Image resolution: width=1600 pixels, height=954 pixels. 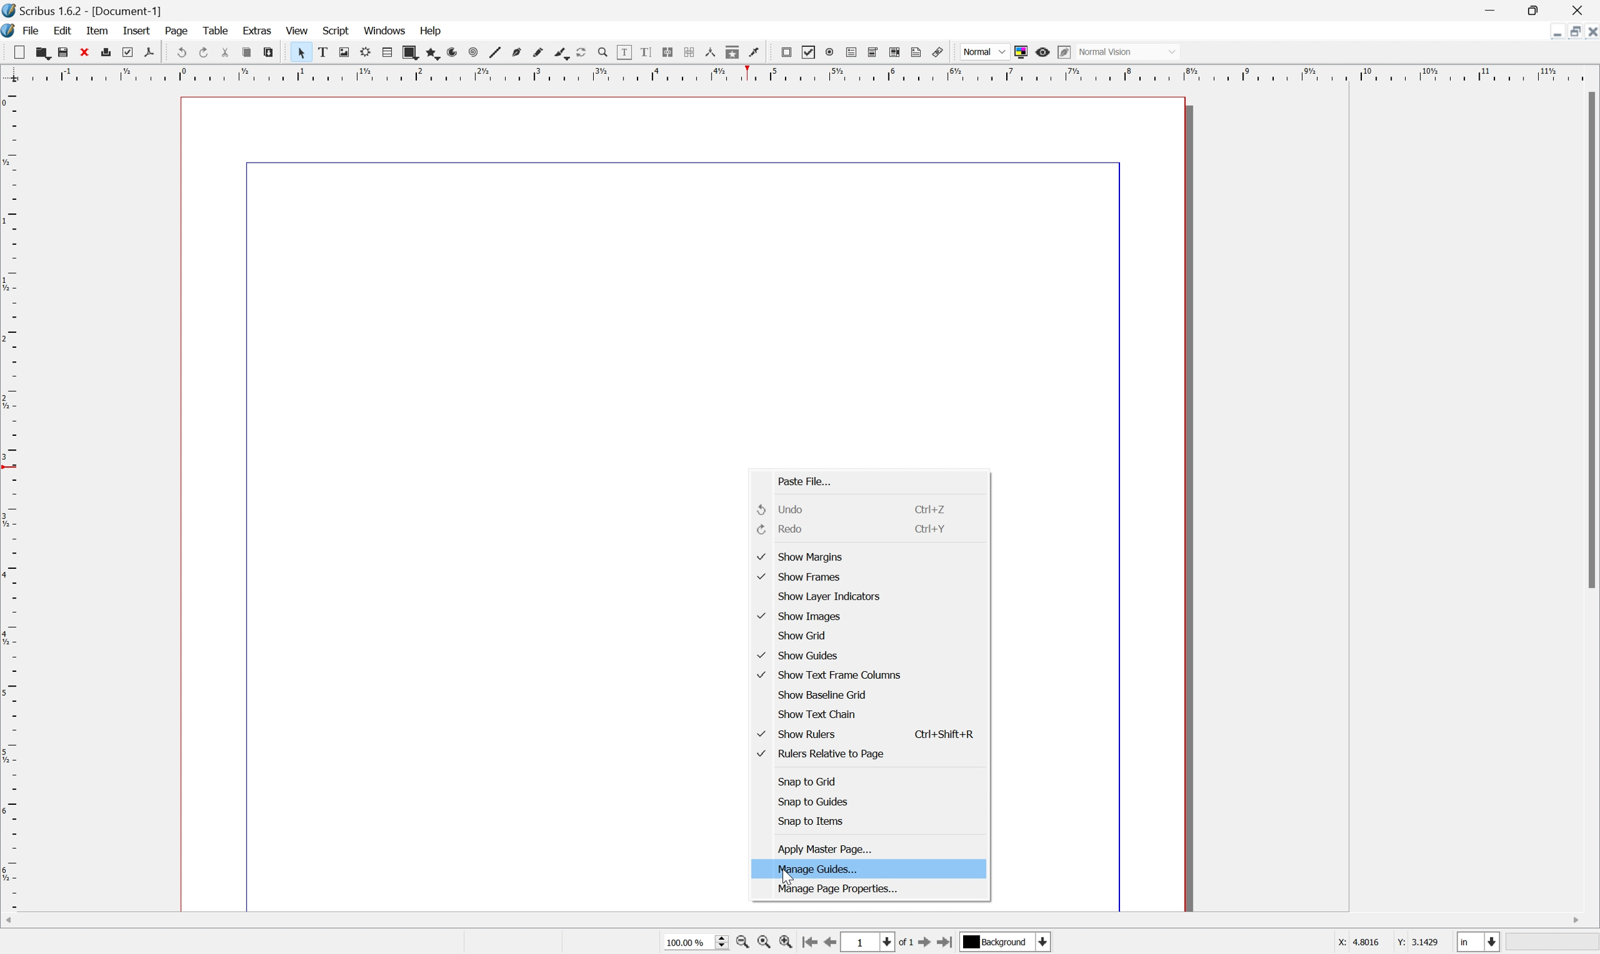 I want to click on scribus icon, so click(x=10, y=32).